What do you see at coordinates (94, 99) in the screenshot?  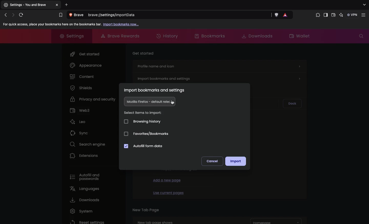 I see `Privacy and security` at bounding box center [94, 99].